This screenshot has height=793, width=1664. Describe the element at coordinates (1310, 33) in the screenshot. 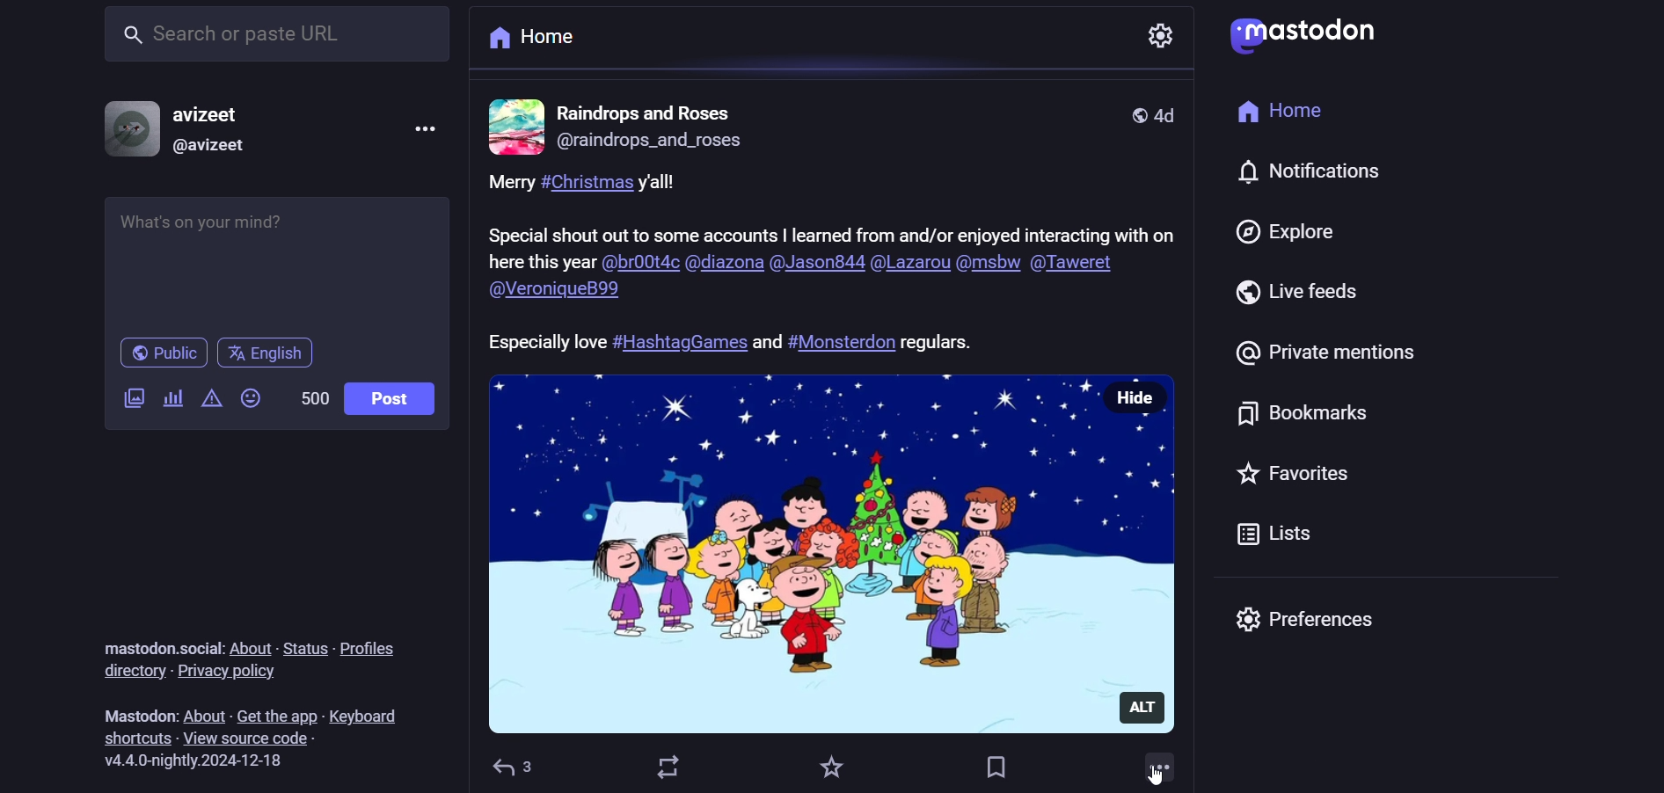

I see `logo` at that location.